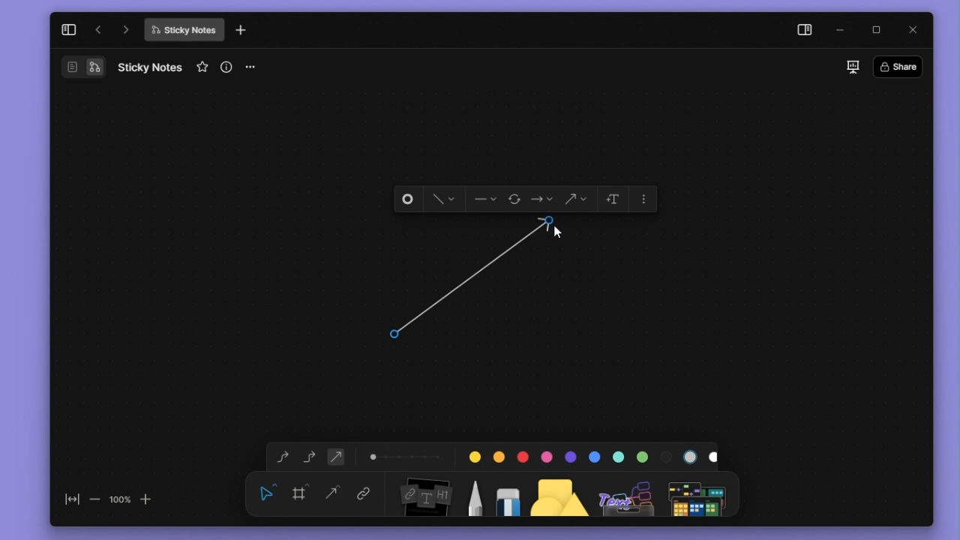 This screenshot has height=540, width=960. Describe the element at coordinates (204, 67) in the screenshot. I see `favourite` at that location.